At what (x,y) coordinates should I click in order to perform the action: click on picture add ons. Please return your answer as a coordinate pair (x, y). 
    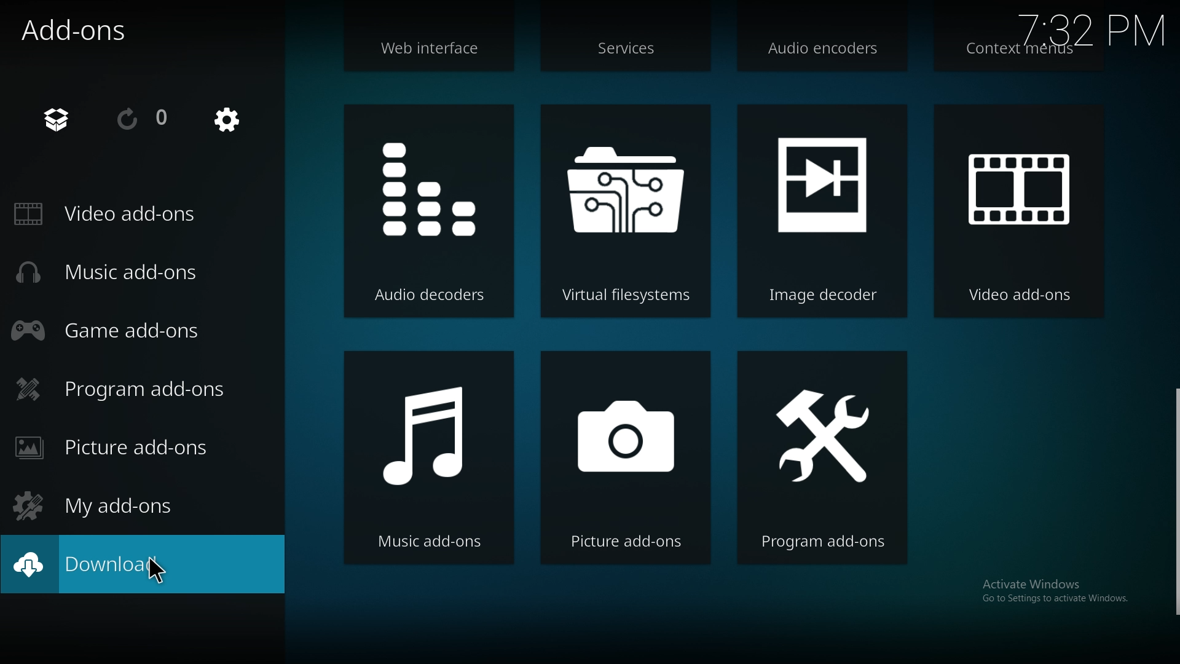
    Looking at the image, I should click on (627, 459).